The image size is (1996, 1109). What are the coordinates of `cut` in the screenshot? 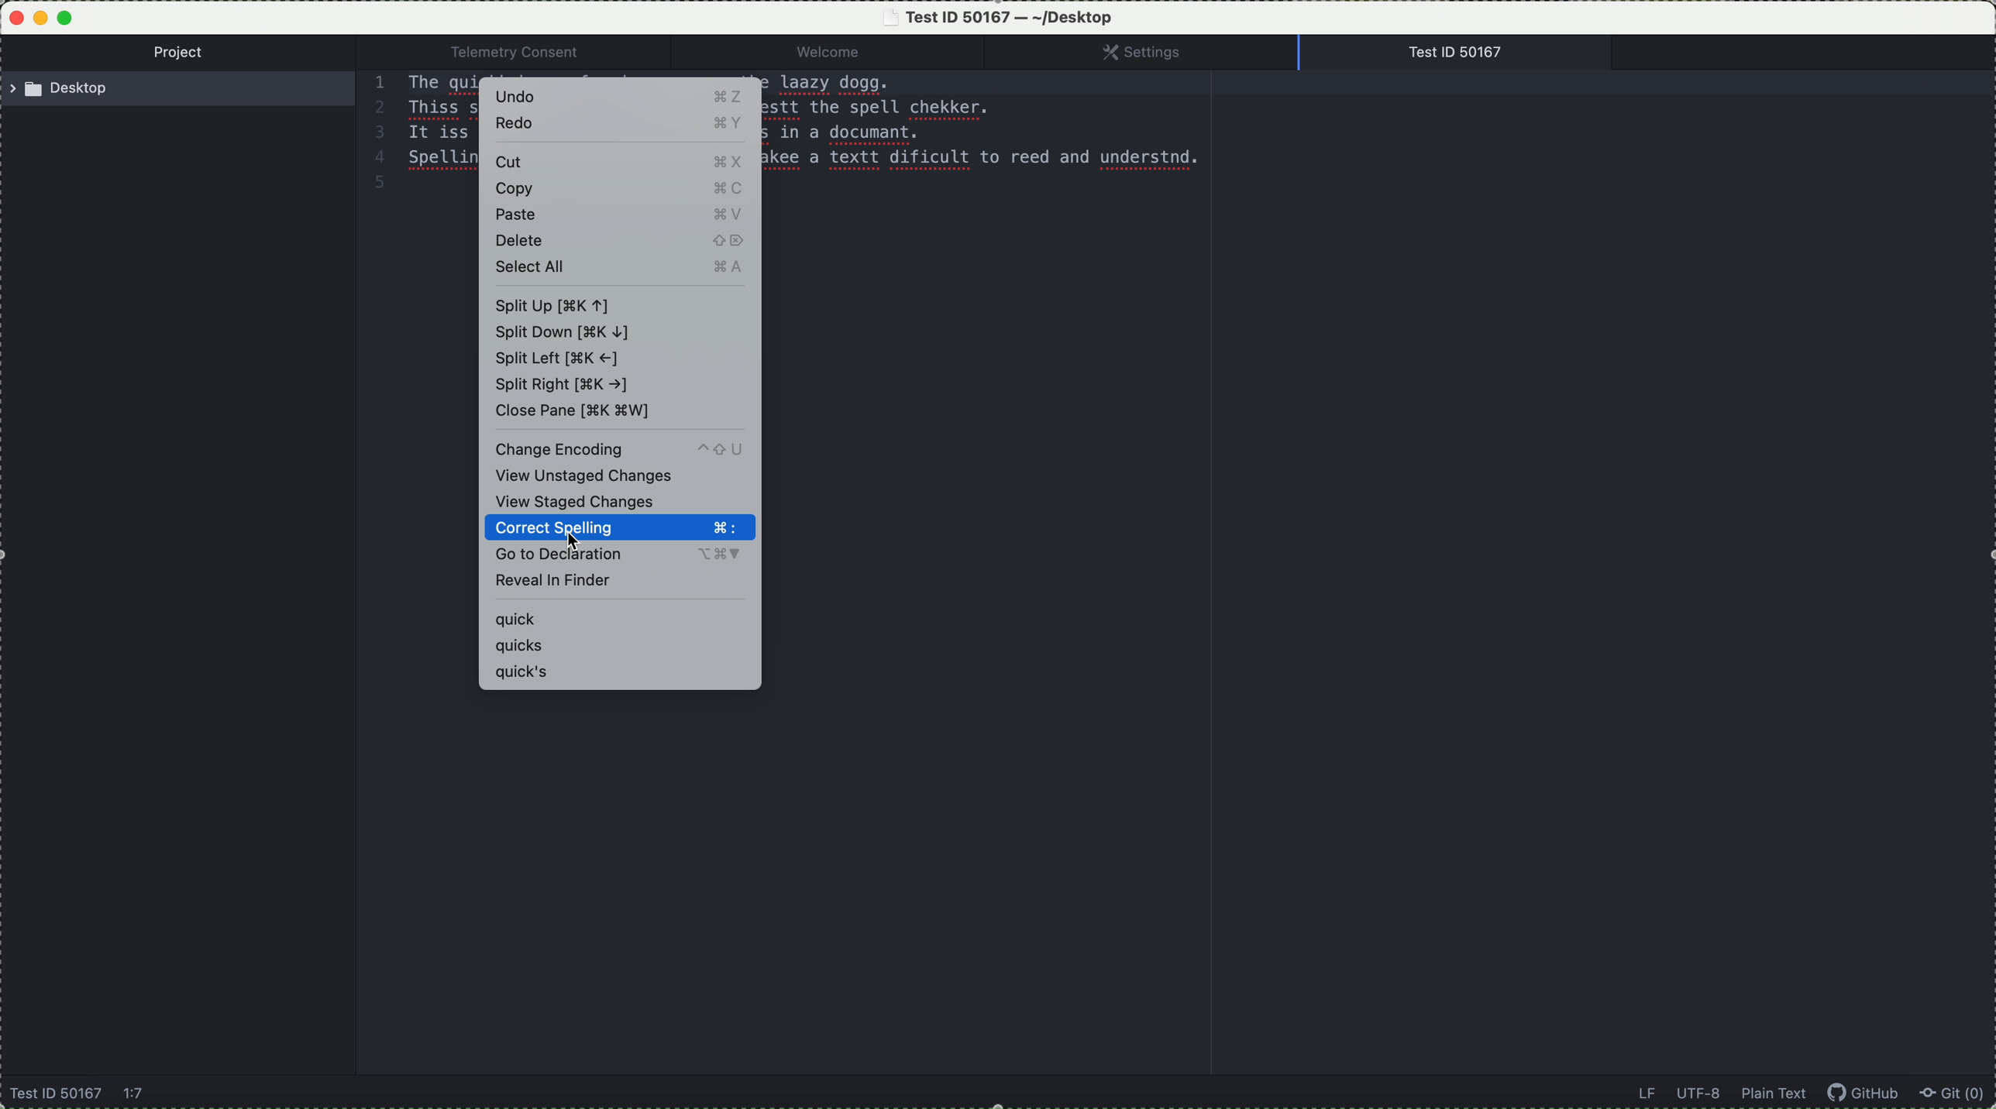 It's located at (620, 160).